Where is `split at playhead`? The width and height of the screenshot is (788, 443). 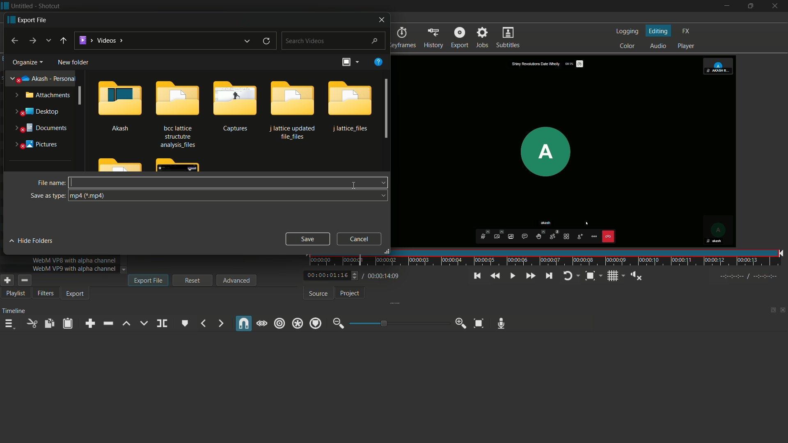
split at playhead is located at coordinates (162, 323).